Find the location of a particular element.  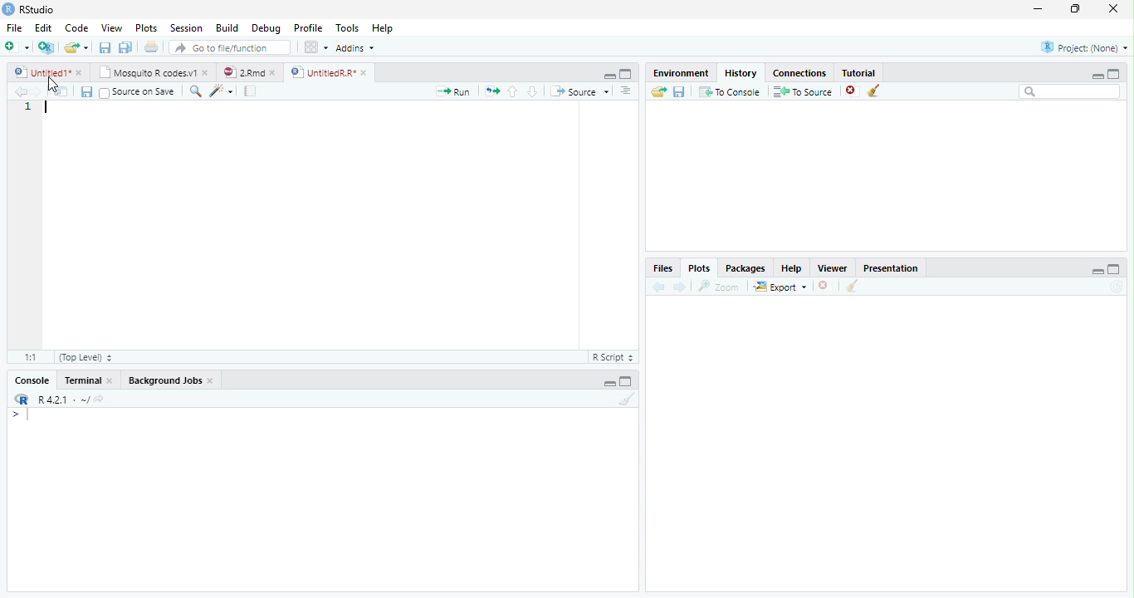

Load history from an existing file is located at coordinates (658, 92).